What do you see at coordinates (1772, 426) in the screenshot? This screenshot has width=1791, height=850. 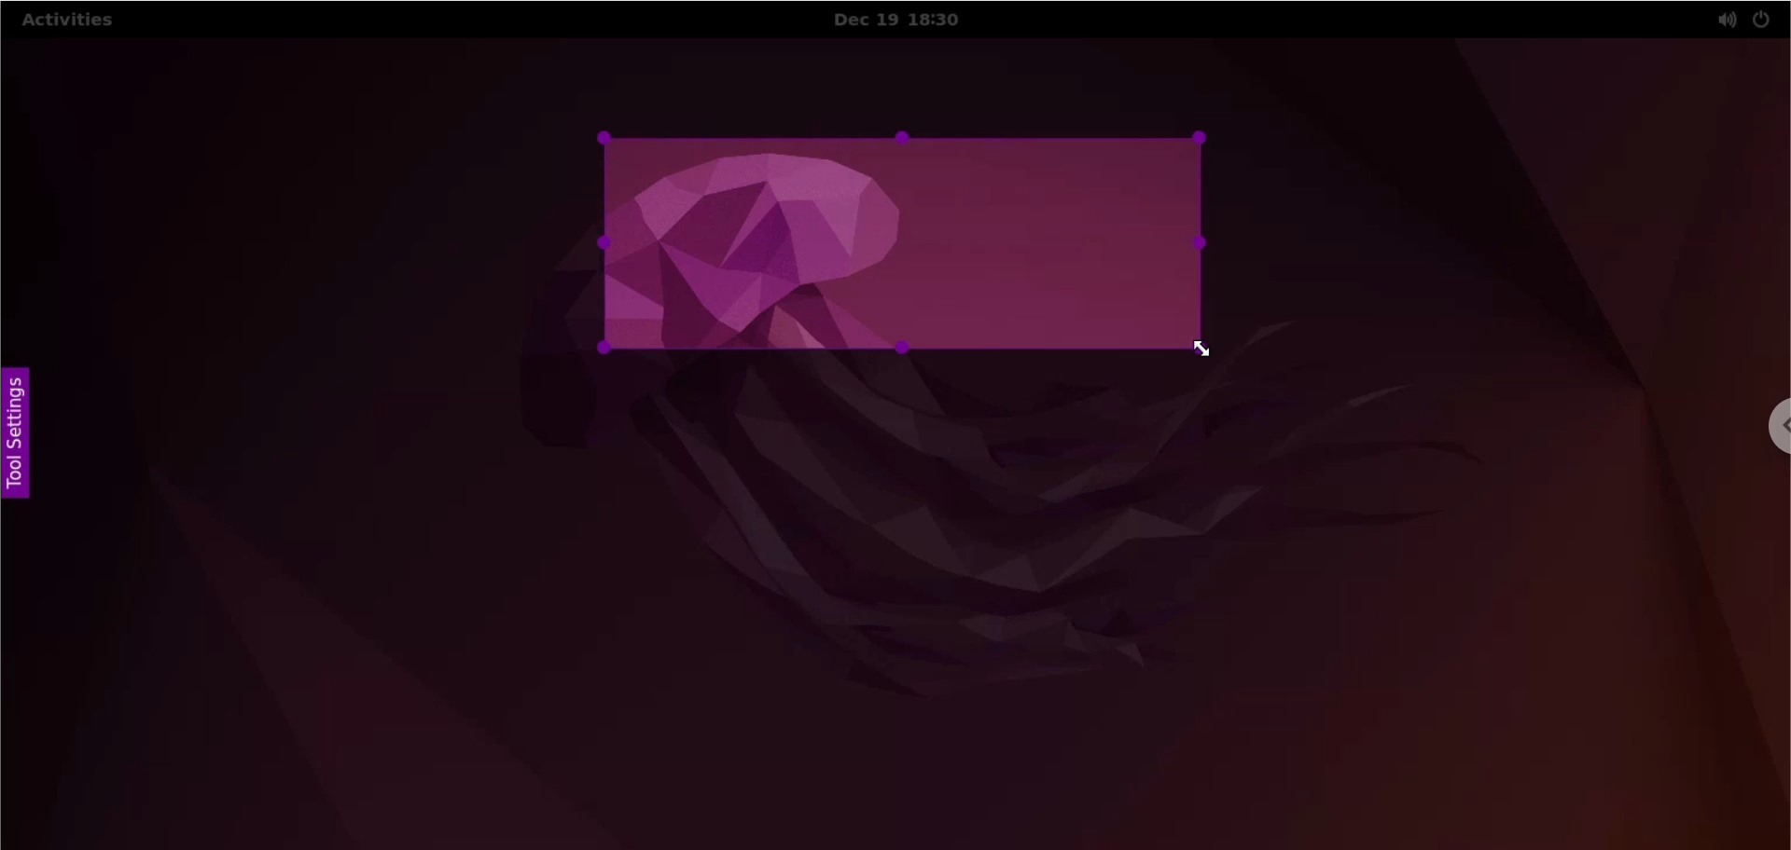 I see `chrome options` at bounding box center [1772, 426].